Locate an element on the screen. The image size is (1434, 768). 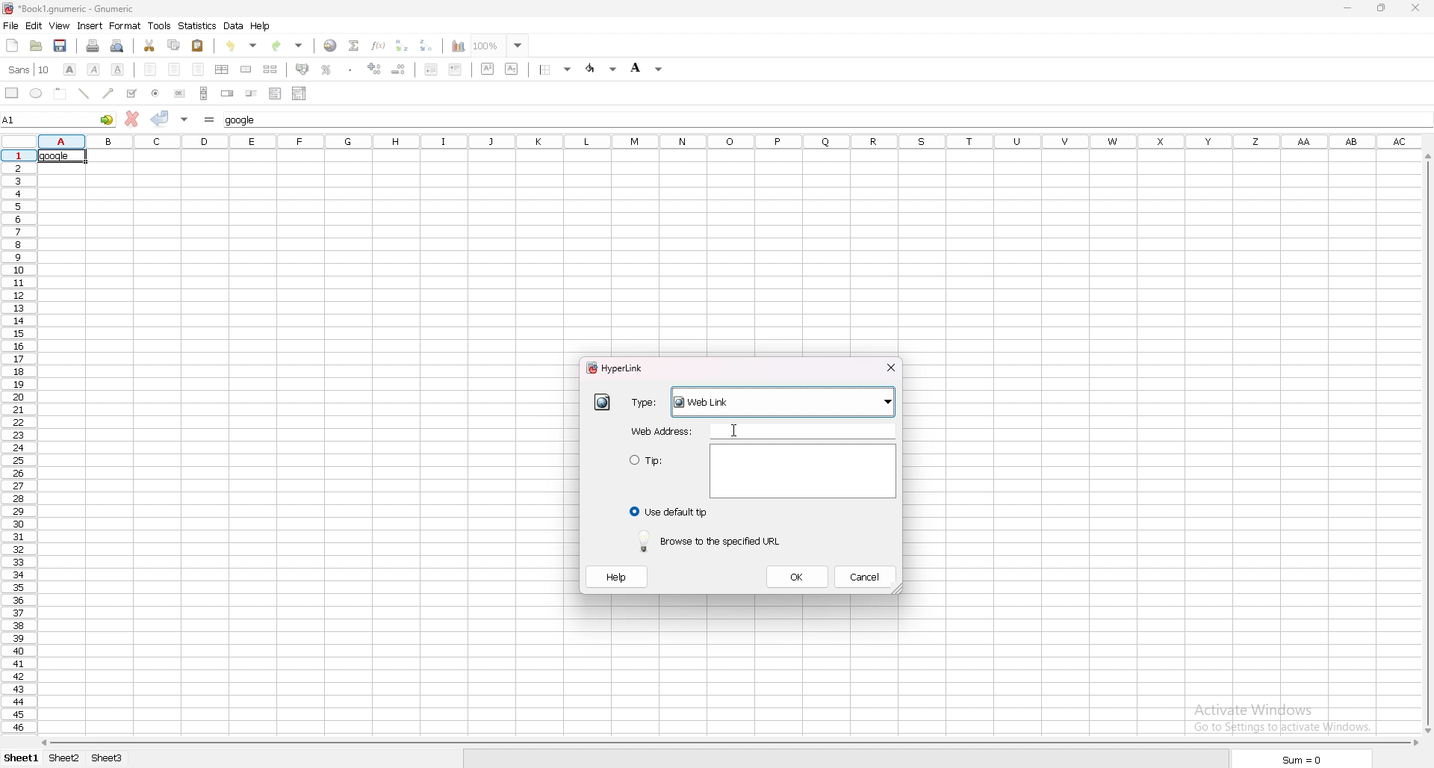
ok is located at coordinates (798, 576).